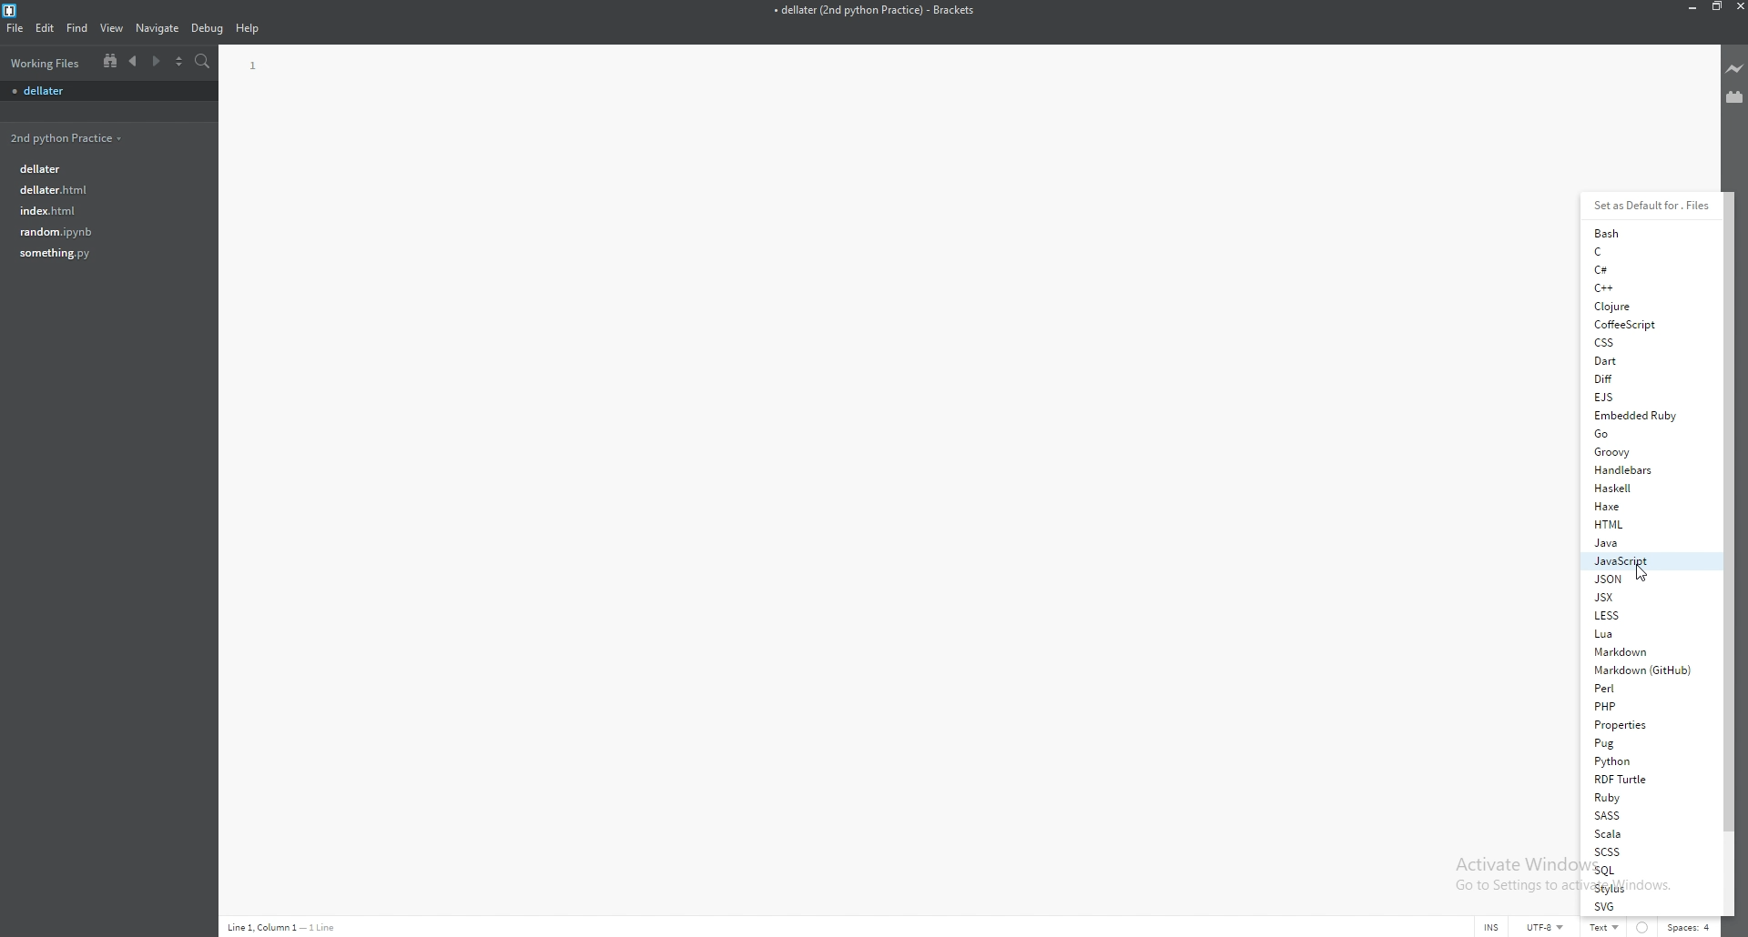 The width and height of the screenshot is (1748, 937). I want to click on help, so click(249, 27).